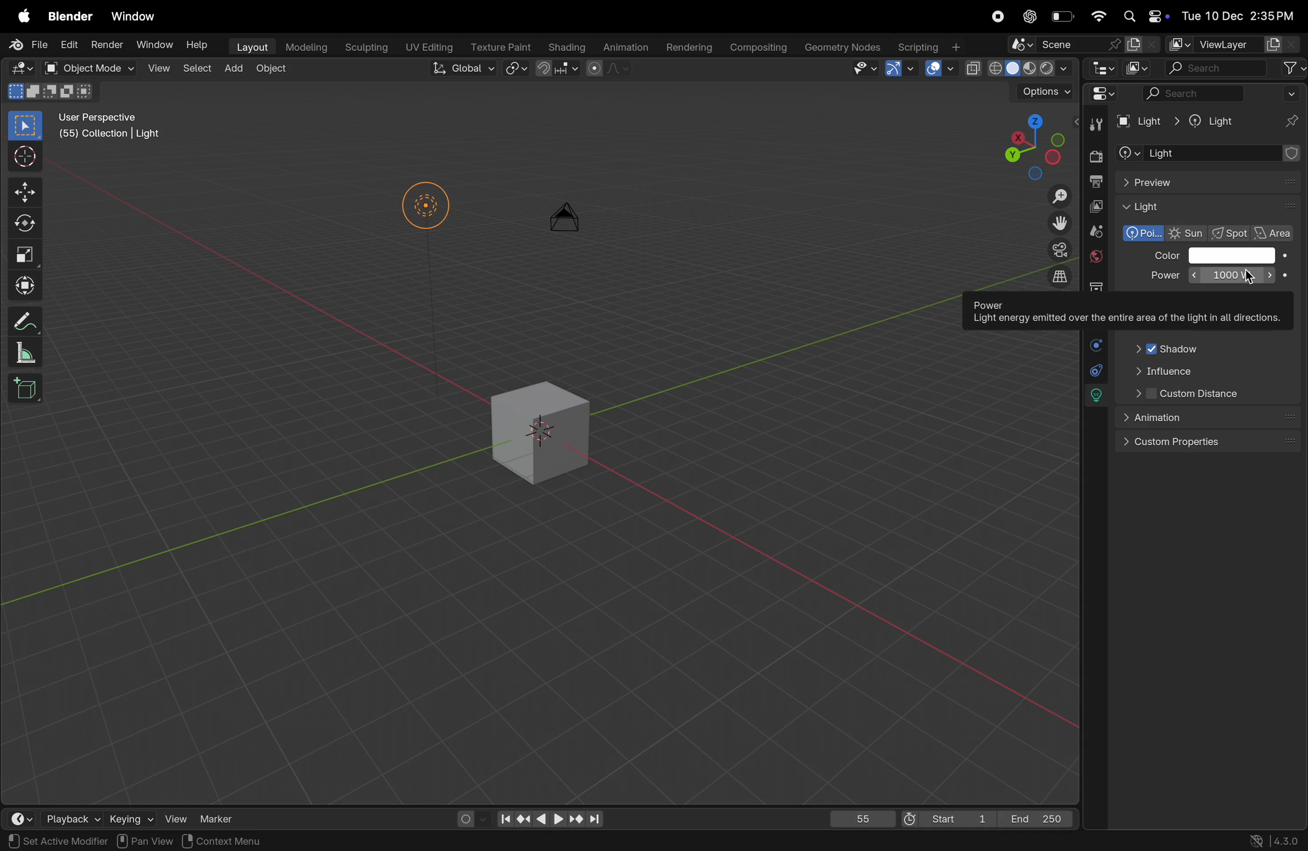  Describe the element at coordinates (112, 128) in the screenshot. I see `User perspective` at that location.